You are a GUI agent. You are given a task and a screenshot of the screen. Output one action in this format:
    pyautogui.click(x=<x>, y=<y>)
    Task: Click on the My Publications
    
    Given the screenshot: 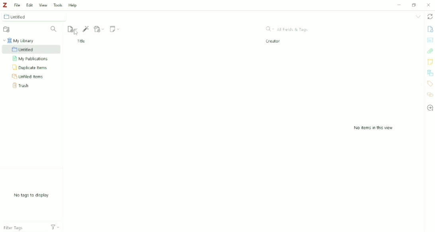 What is the action you would take?
    pyautogui.click(x=30, y=59)
    